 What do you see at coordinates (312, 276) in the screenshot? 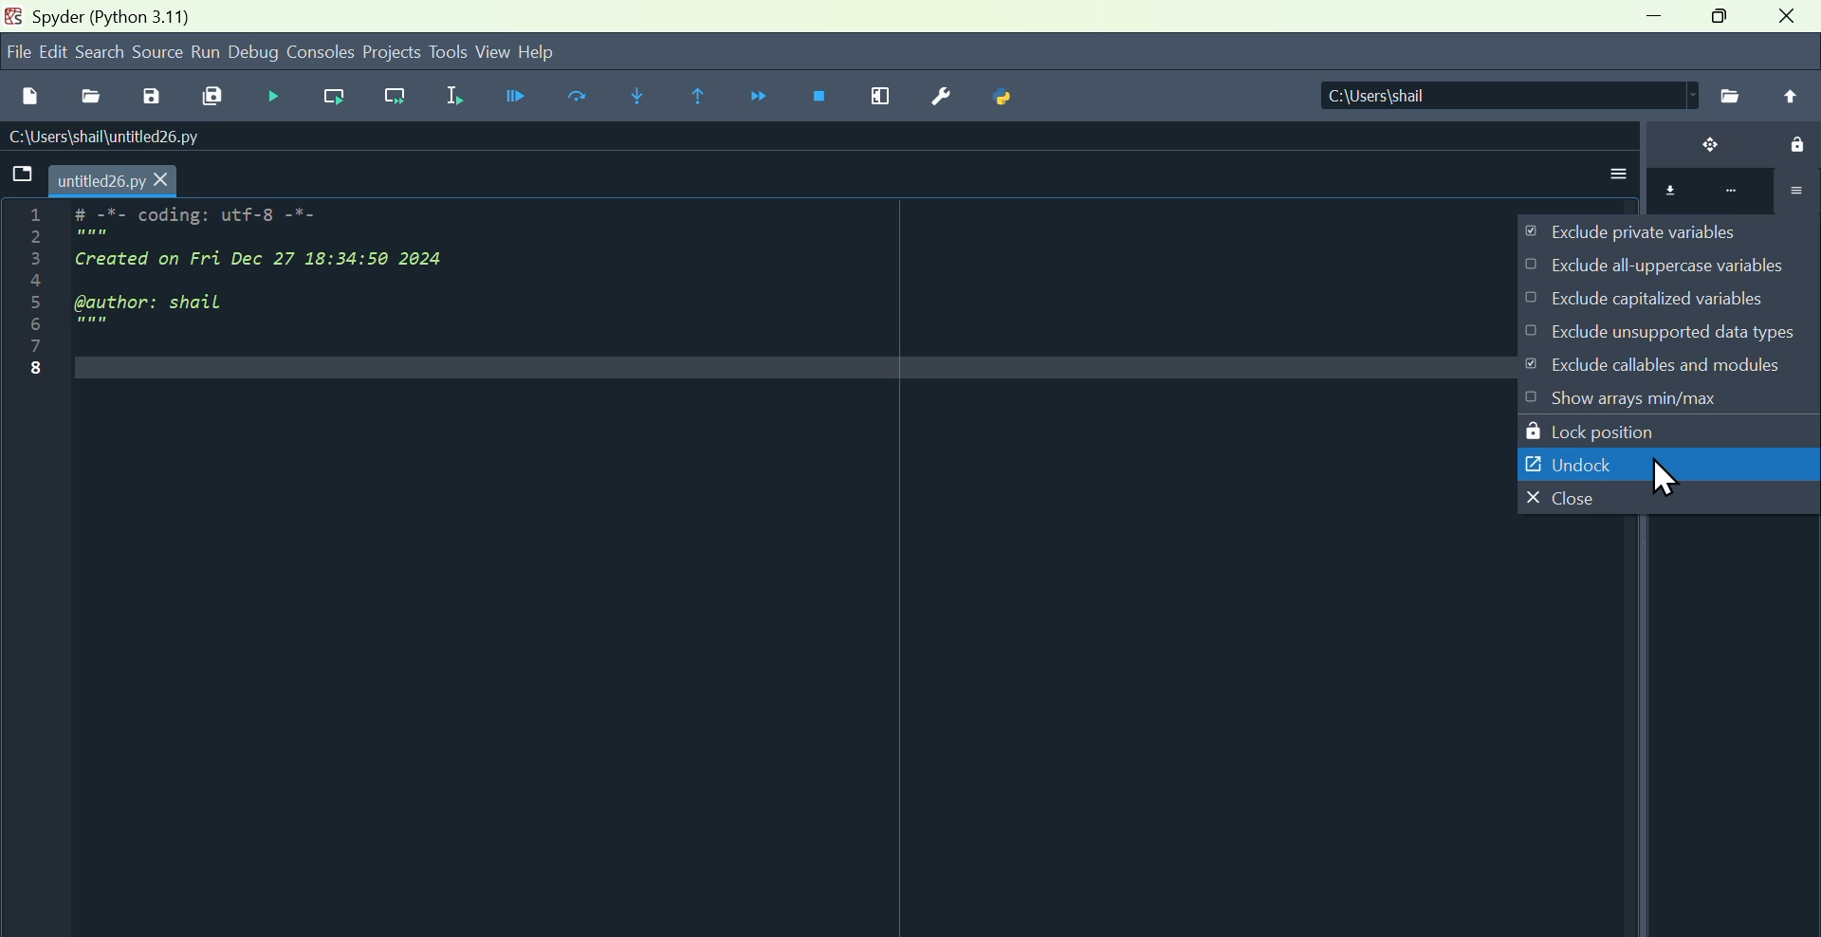
I see `# -*- coding: utf-8 -*-
Created on Fri Dec 27 18:34:50 2024
@author: shail` at bounding box center [312, 276].